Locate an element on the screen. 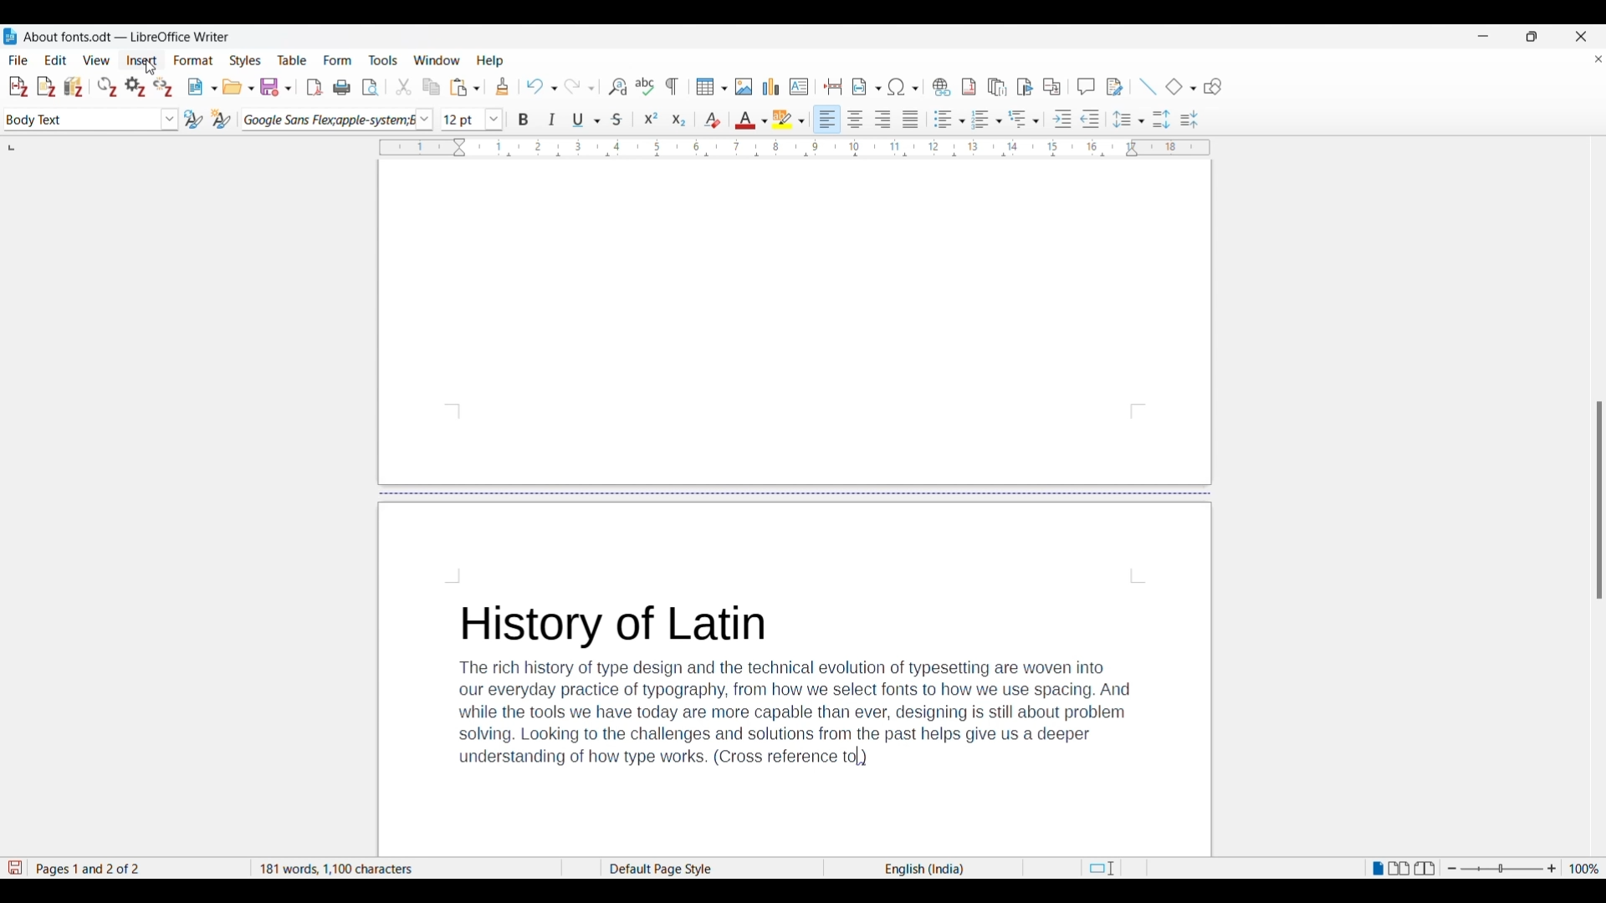 The image size is (1606, 903). Bold is located at coordinates (524, 120).